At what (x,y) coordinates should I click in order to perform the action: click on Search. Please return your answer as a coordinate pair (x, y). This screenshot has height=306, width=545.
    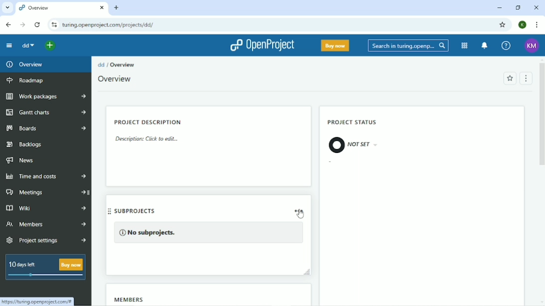
    Looking at the image, I should click on (408, 46).